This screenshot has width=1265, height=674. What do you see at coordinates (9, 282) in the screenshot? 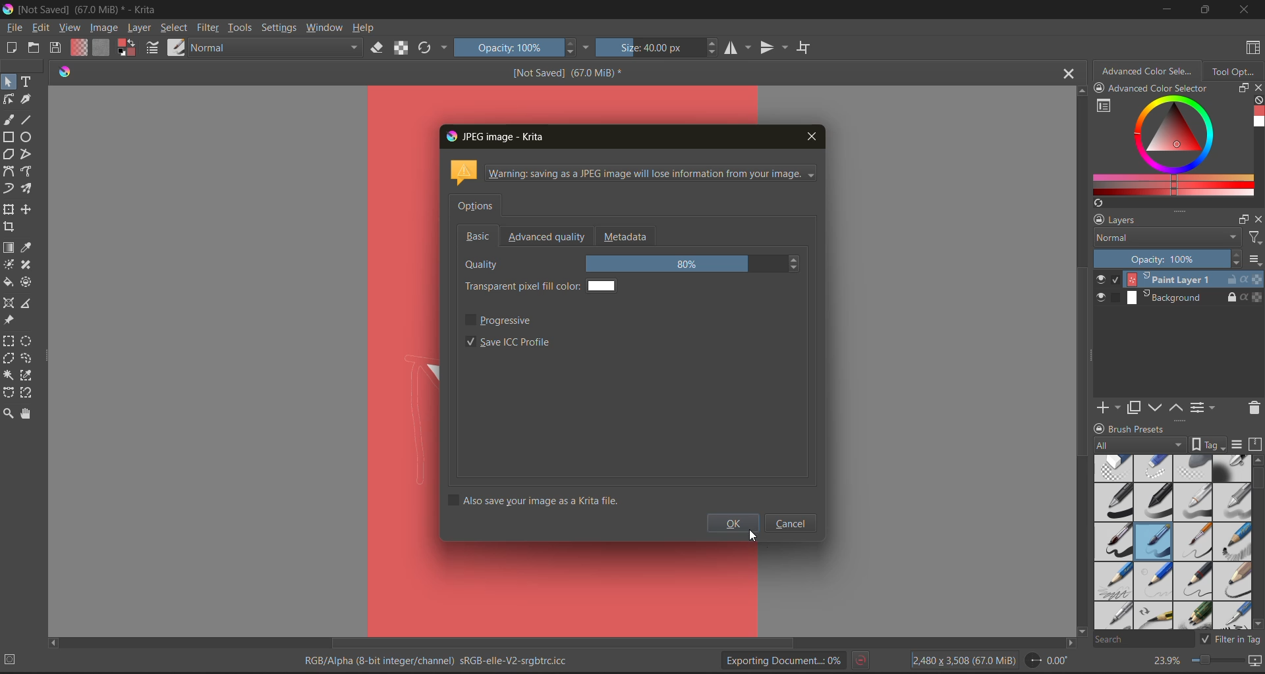
I see `tools` at bounding box center [9, 282].